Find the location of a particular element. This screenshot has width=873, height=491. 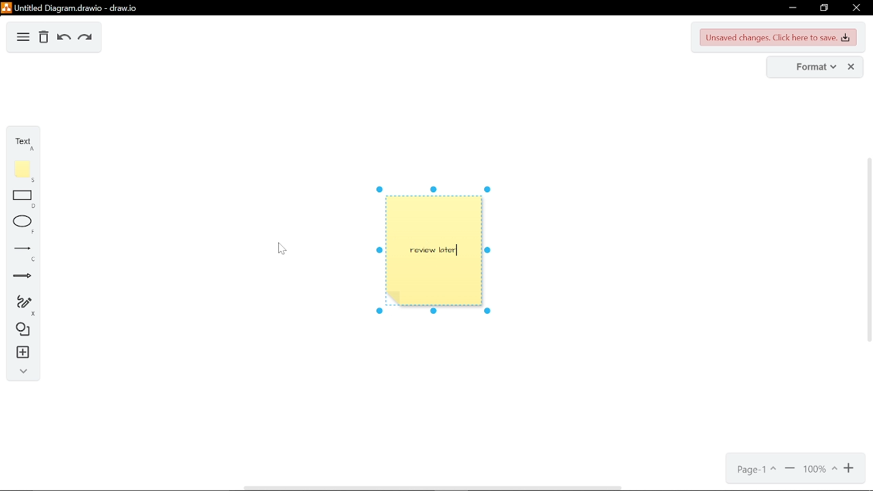

current zoom is located at coordinates (820, 471).